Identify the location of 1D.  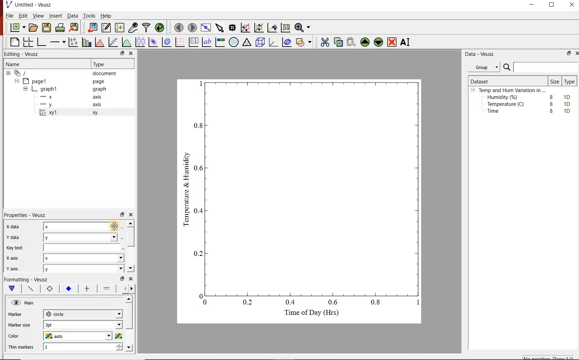
(569, 104).